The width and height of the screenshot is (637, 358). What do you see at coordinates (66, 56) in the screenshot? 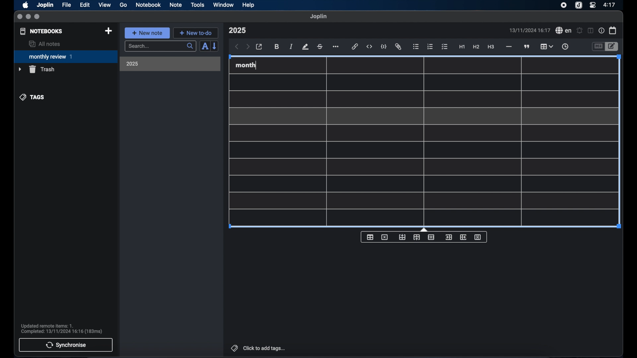
I see `monthly review` at bounding box center [66, 56].